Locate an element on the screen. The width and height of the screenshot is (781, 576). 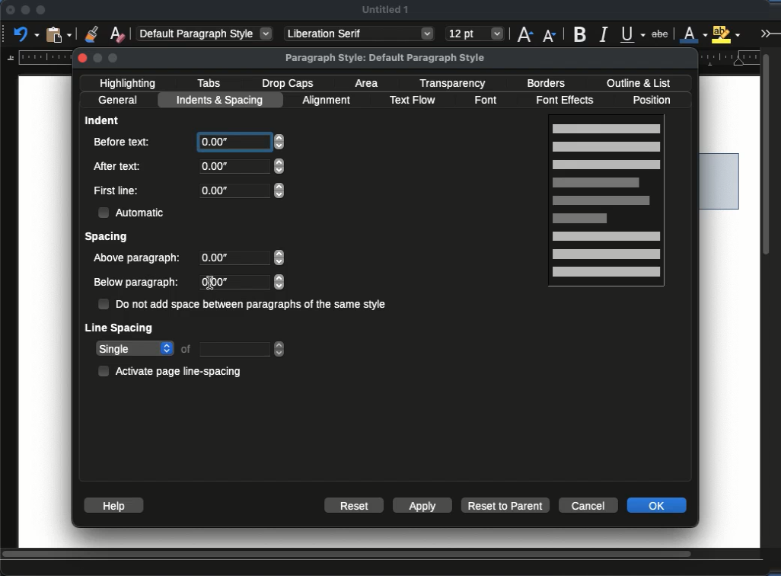
tab is located at coordinates (244, 349).